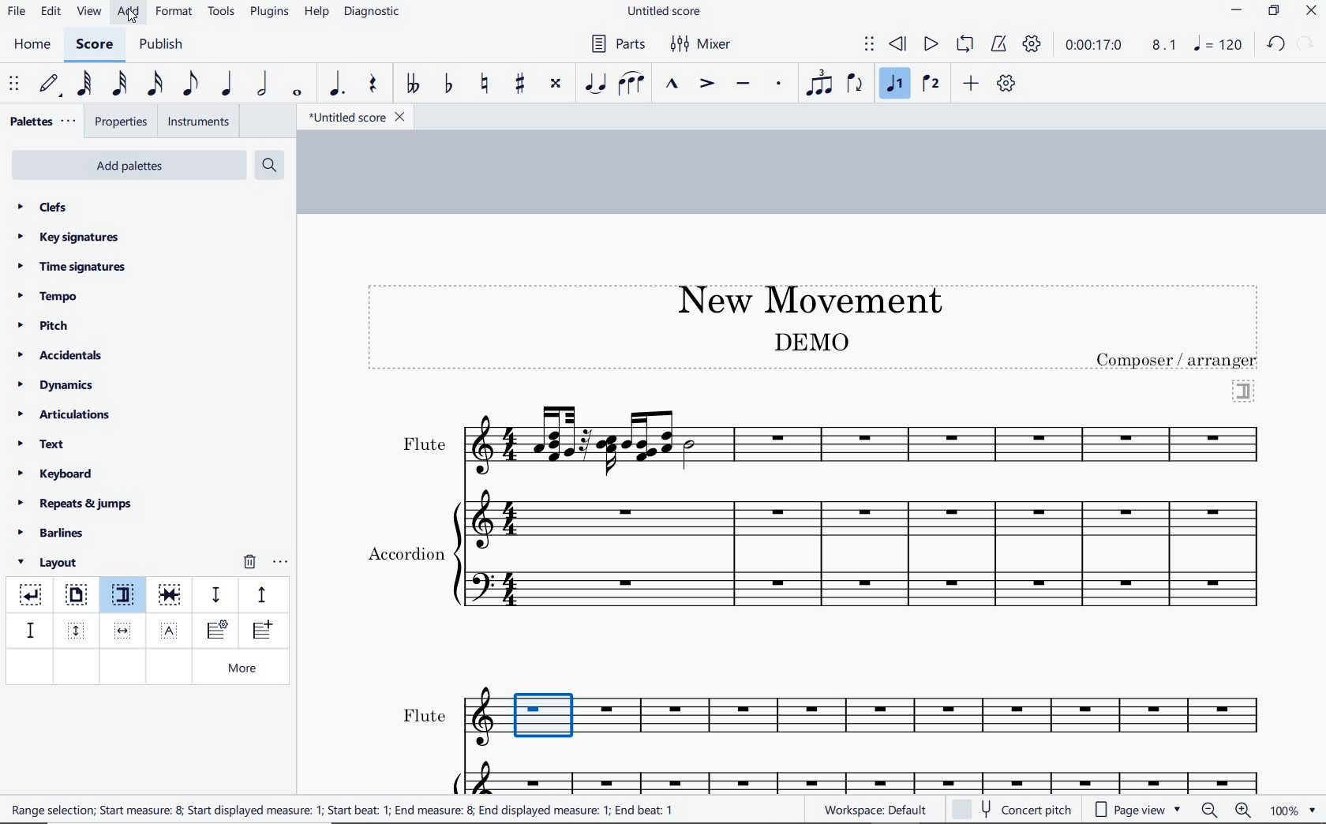 This screenshot has height=824, width=1326. I want to click on text, so click(43, 446).